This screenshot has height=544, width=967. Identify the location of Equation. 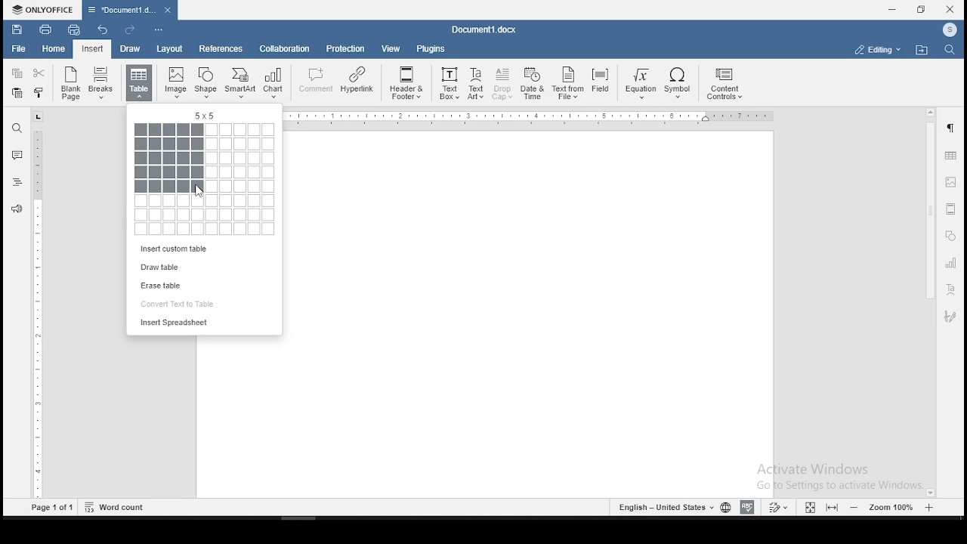
(638, 85).